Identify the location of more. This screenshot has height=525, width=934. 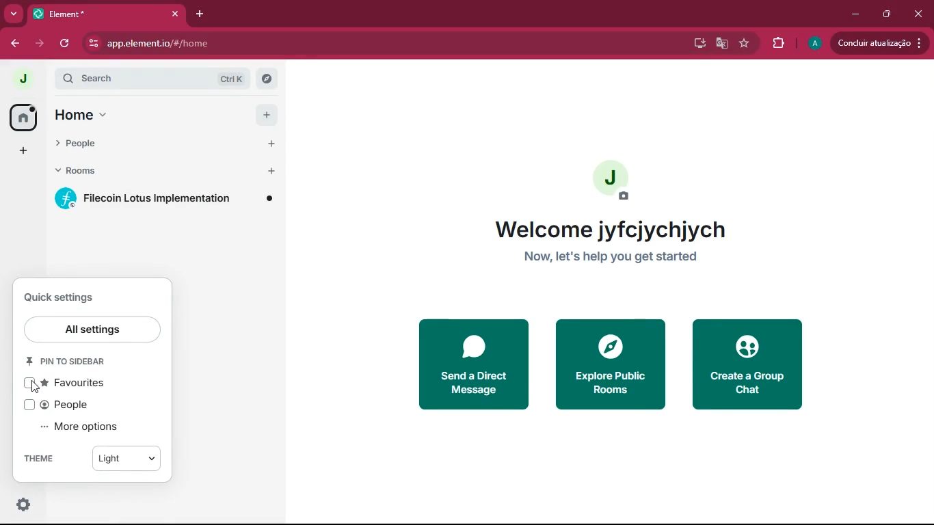
(14, 13).